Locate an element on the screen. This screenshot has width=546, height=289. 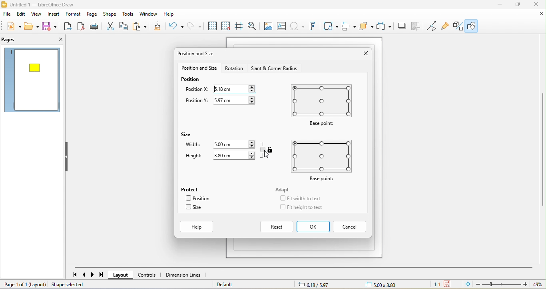
cancel is located at coordinates (349, 226).